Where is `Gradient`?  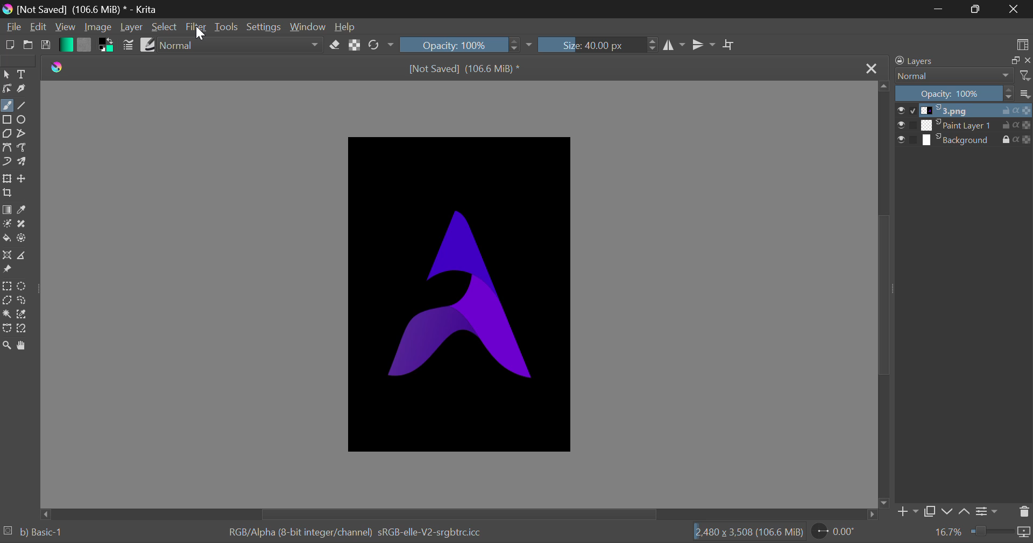
Gradient is located at coordinates (65, 45).